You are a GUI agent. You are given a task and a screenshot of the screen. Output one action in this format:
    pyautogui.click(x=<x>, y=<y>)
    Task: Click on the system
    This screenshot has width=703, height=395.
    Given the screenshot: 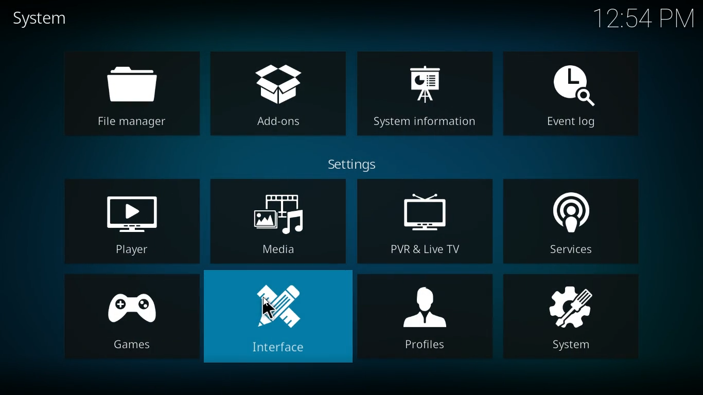 What is the action you would take?
    pyautogui.click(x=51, y=20)
    